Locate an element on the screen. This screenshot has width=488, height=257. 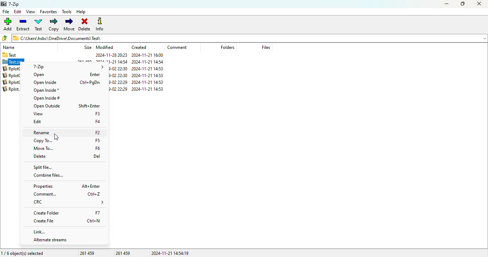
261 459 is located at coordinates (87, 253).